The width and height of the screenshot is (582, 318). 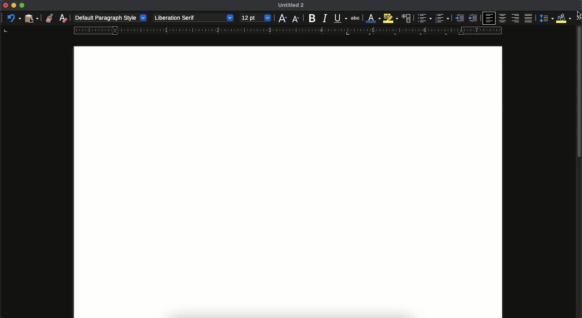 I want to click on unident, so click(x=472, y=19).